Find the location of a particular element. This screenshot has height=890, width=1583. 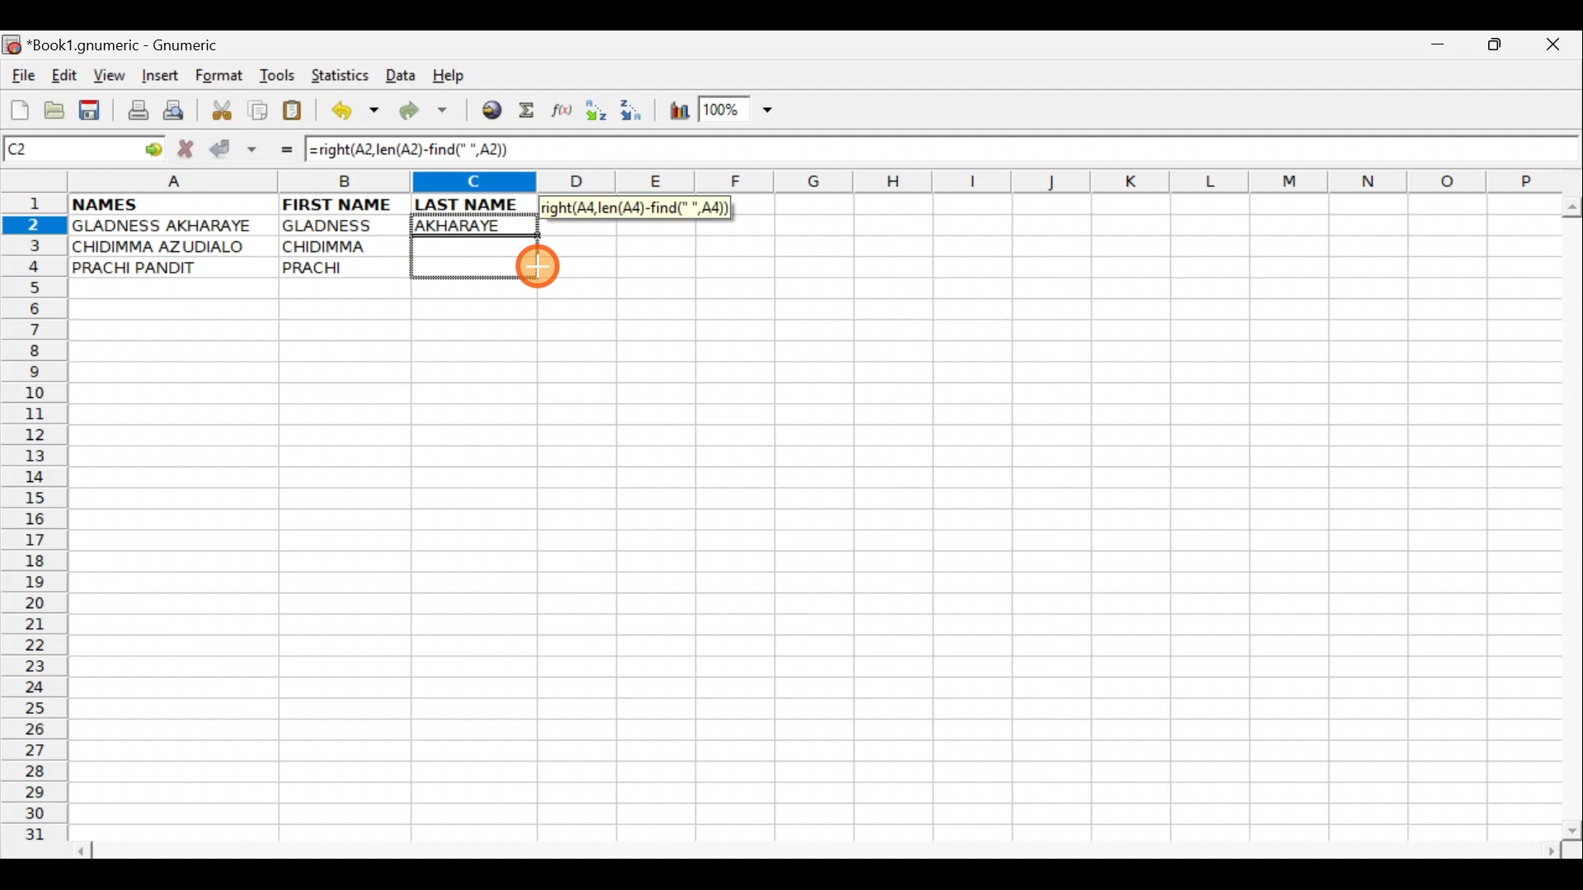

Statistics is located at coordinates (345, 74).